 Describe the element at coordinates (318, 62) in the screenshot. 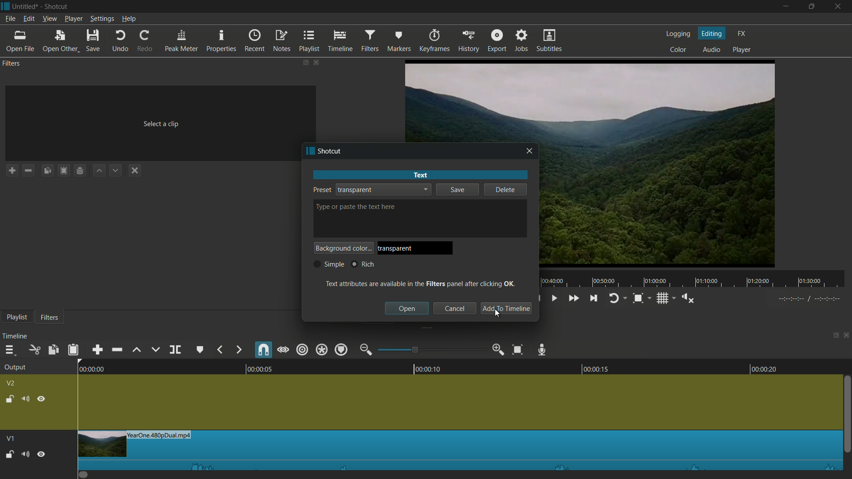

I see `close filters` at that location.